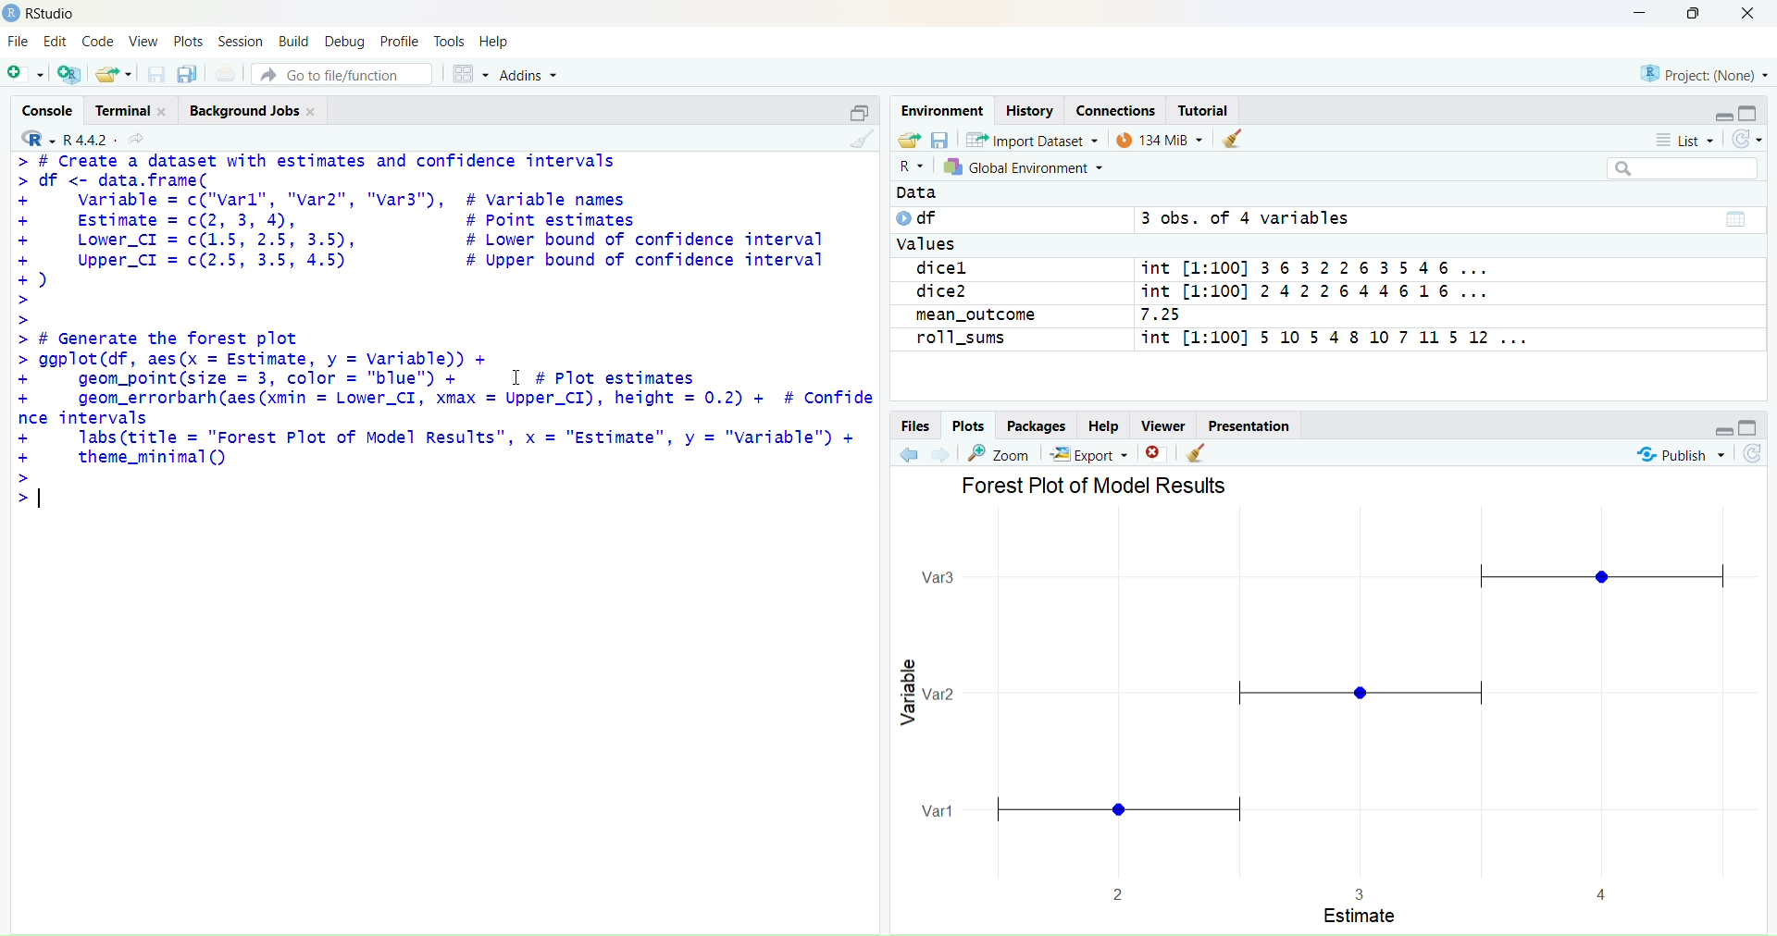 Image resolution: width=1777 pixels, height=936 pixels. Describe the element at coordinates (469, 75) in the screenshot. I see `workspace panes` at that location.